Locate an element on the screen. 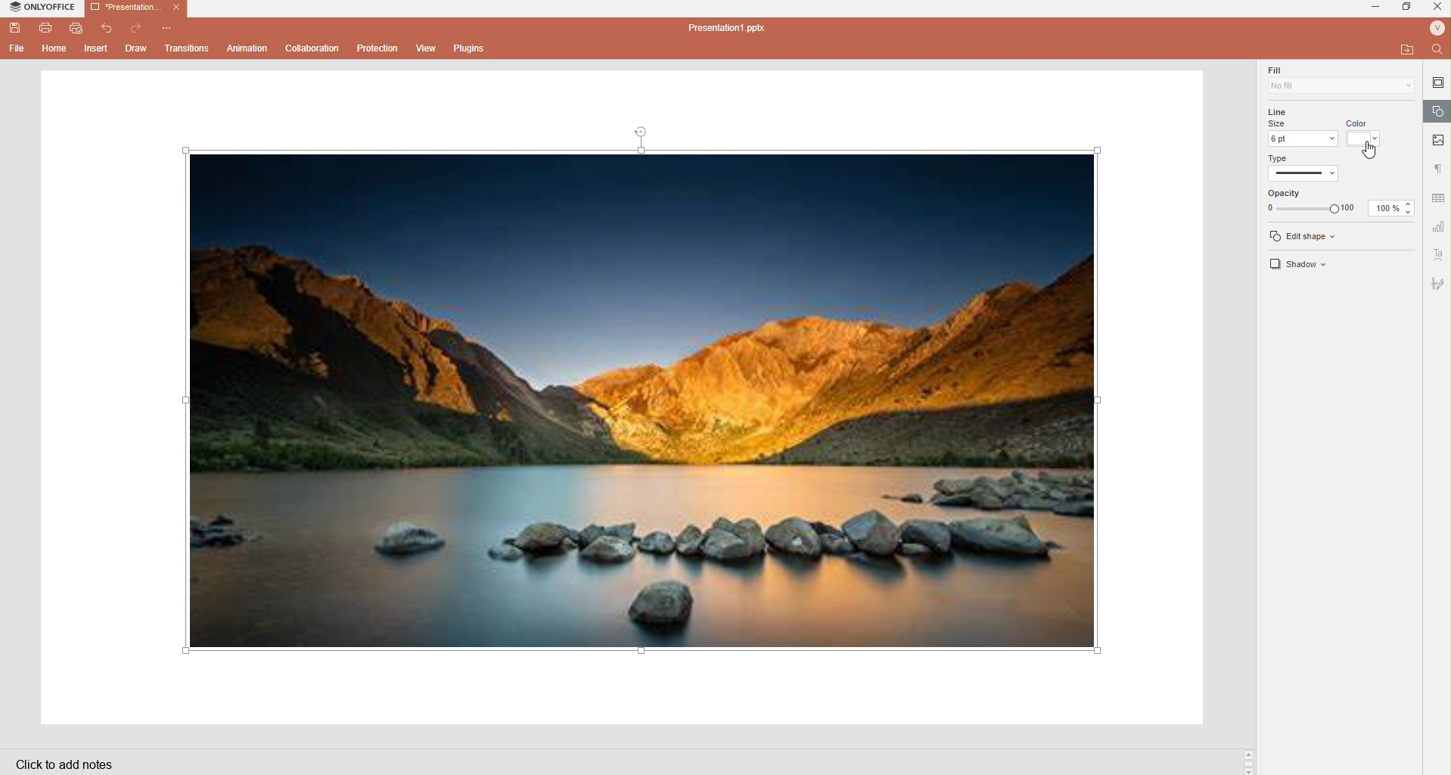  Redo is located at coordinates (137, 27).